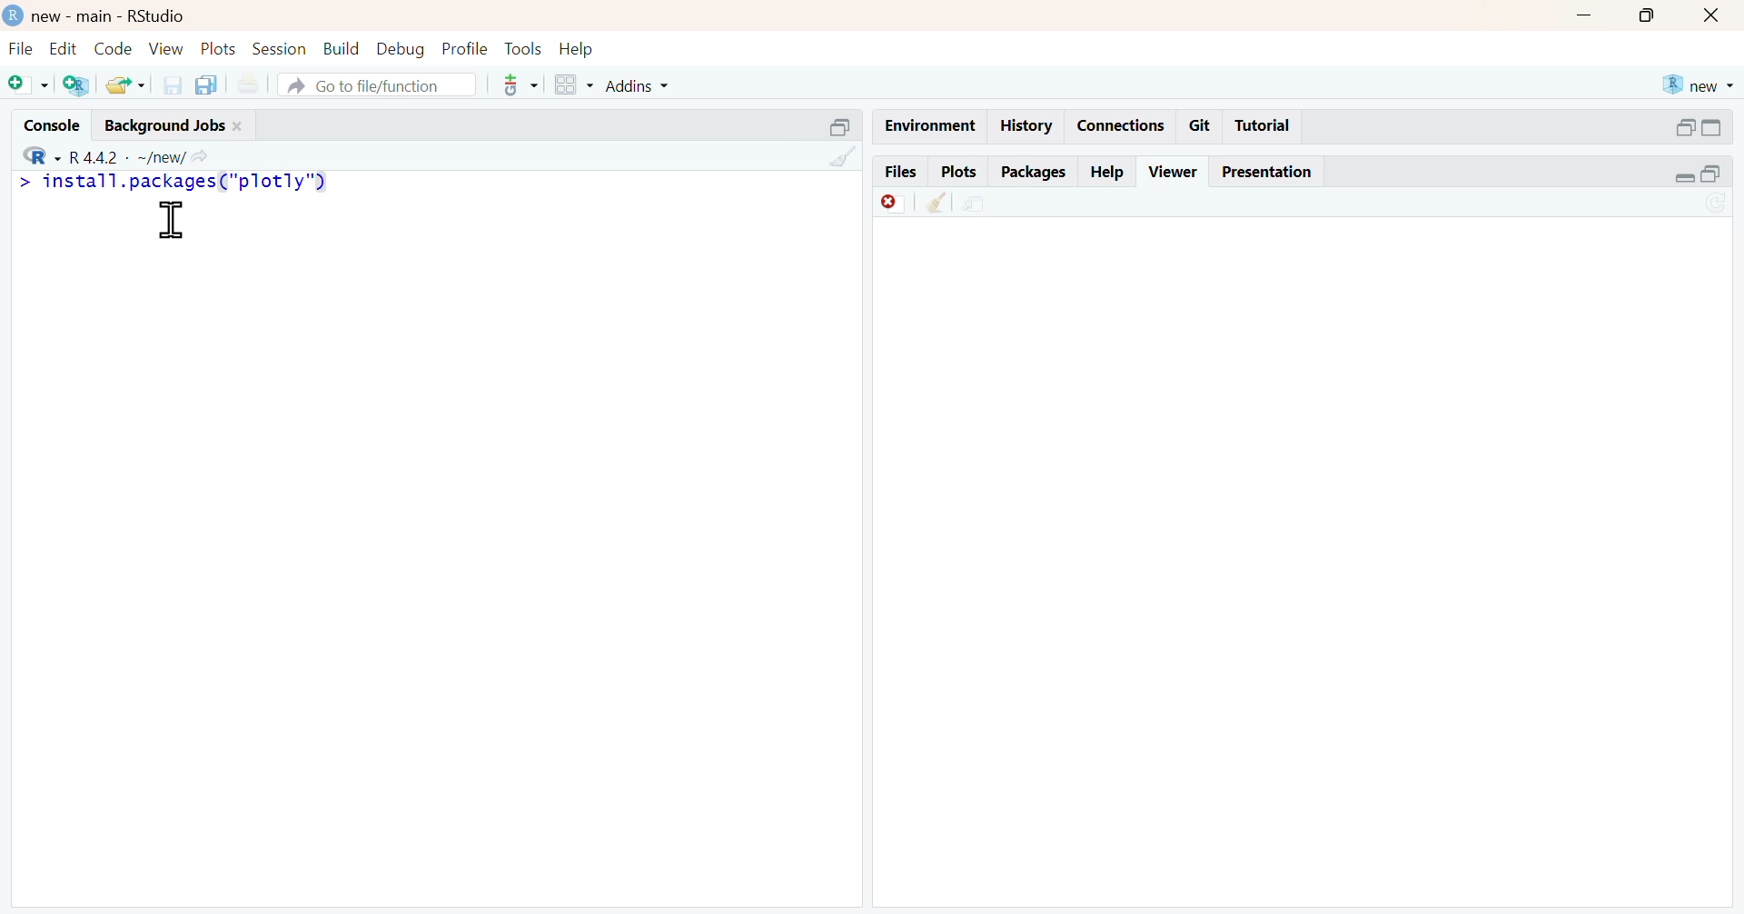  Describe the element at coordinates (936, 203) in the screenshot. I see `clear all viewer items` at that location.